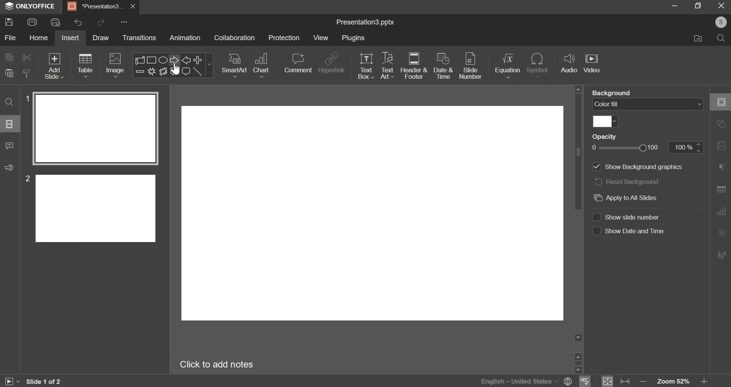 Image resolution: width=731 pixels, height=387 pixels. I want to click on print, so click(32, 22).